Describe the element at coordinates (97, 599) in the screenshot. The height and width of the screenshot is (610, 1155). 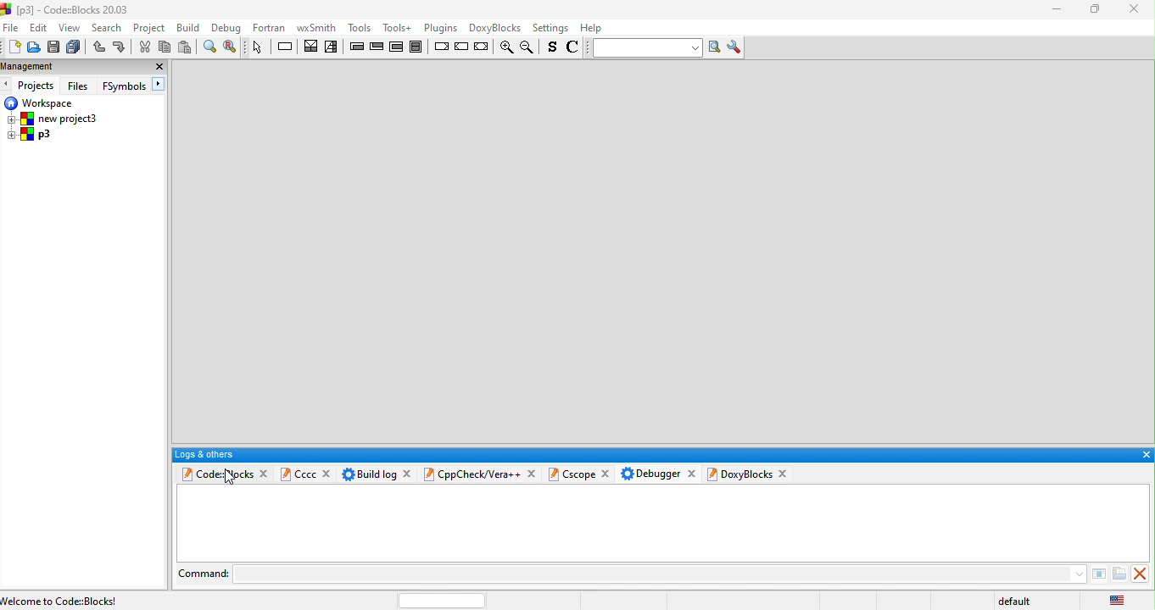
I see `welcome to blocks` at that location.